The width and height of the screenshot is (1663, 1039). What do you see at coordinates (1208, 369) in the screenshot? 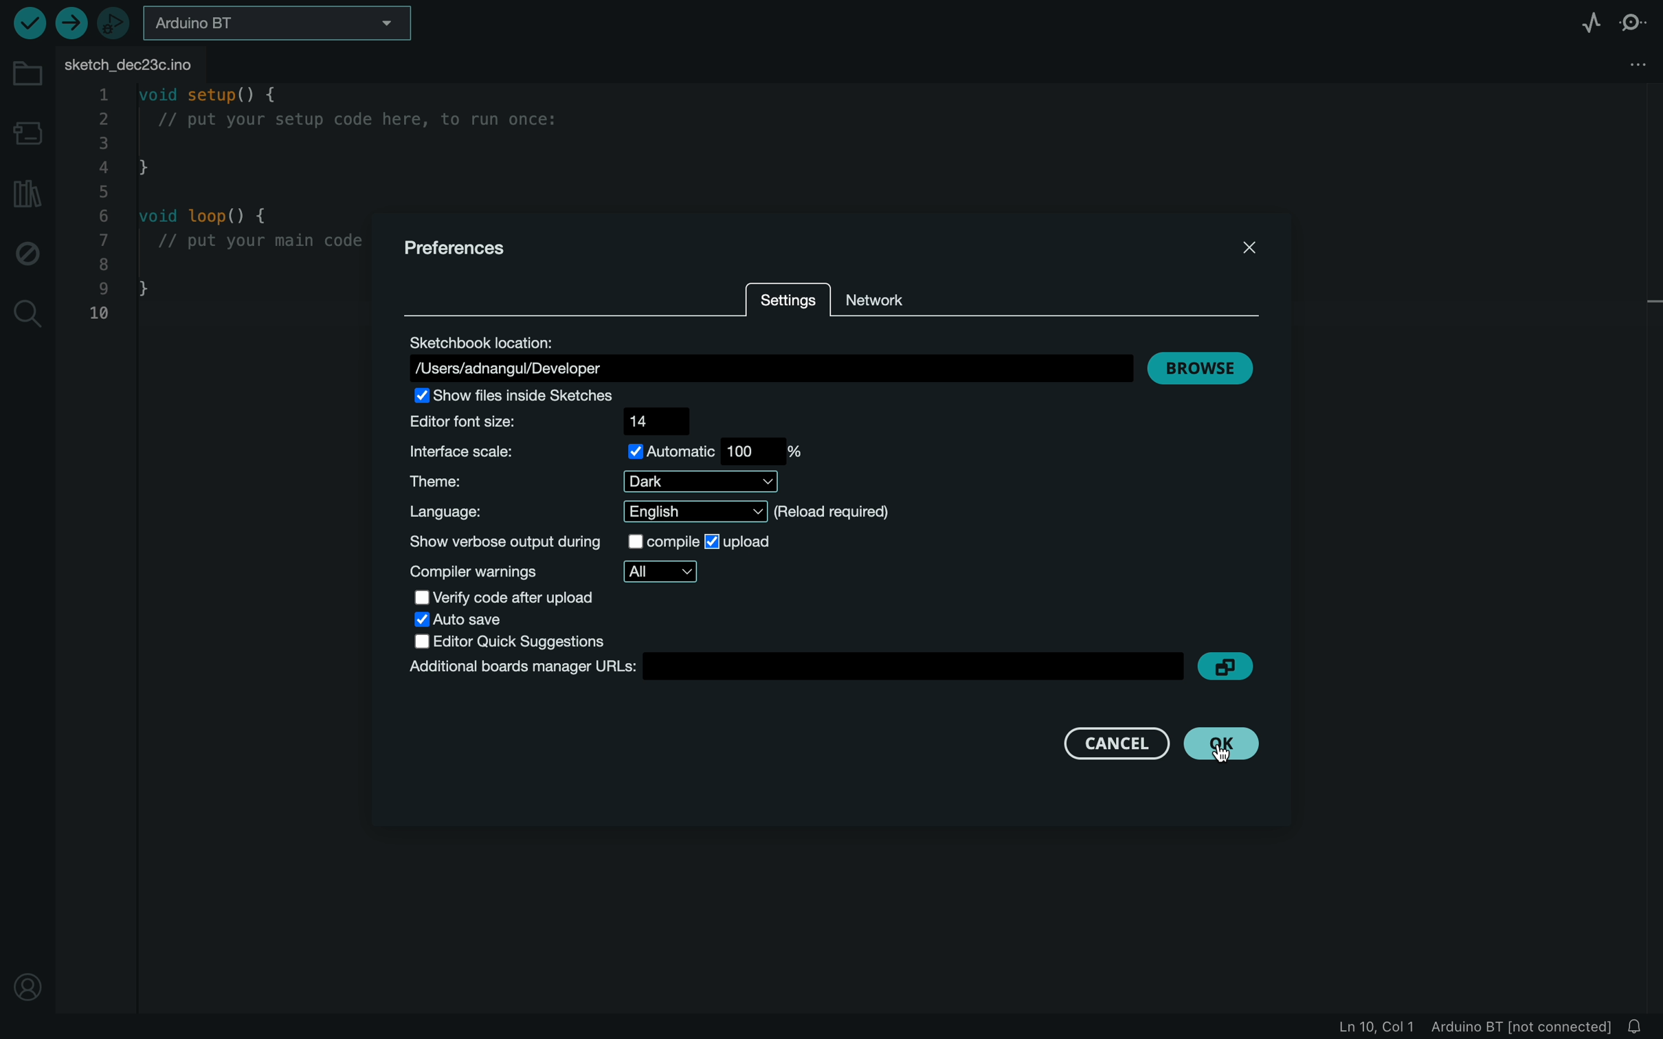
I see `browse` at bounding box center [1208, 369].